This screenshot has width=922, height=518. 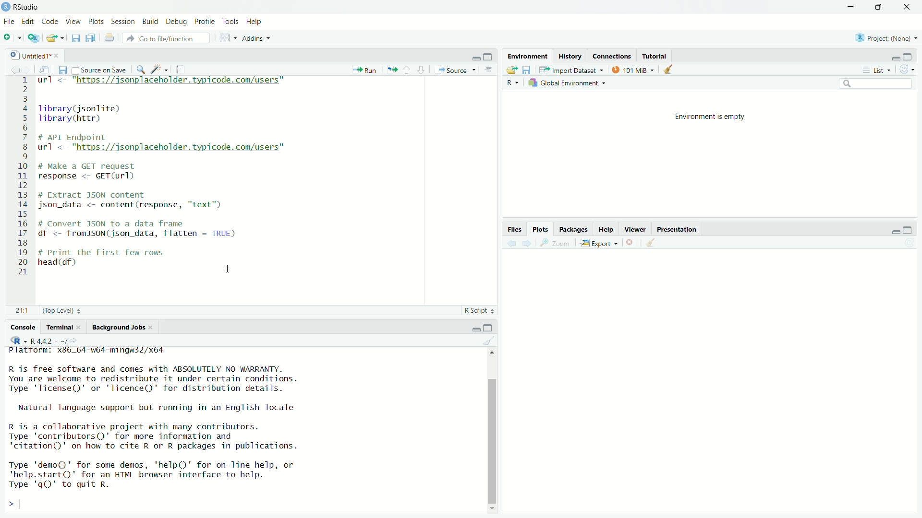 What do you see at coordinates (489, 328) in the screenshot?
I see `Maximize` at bounding box center [489, 328].